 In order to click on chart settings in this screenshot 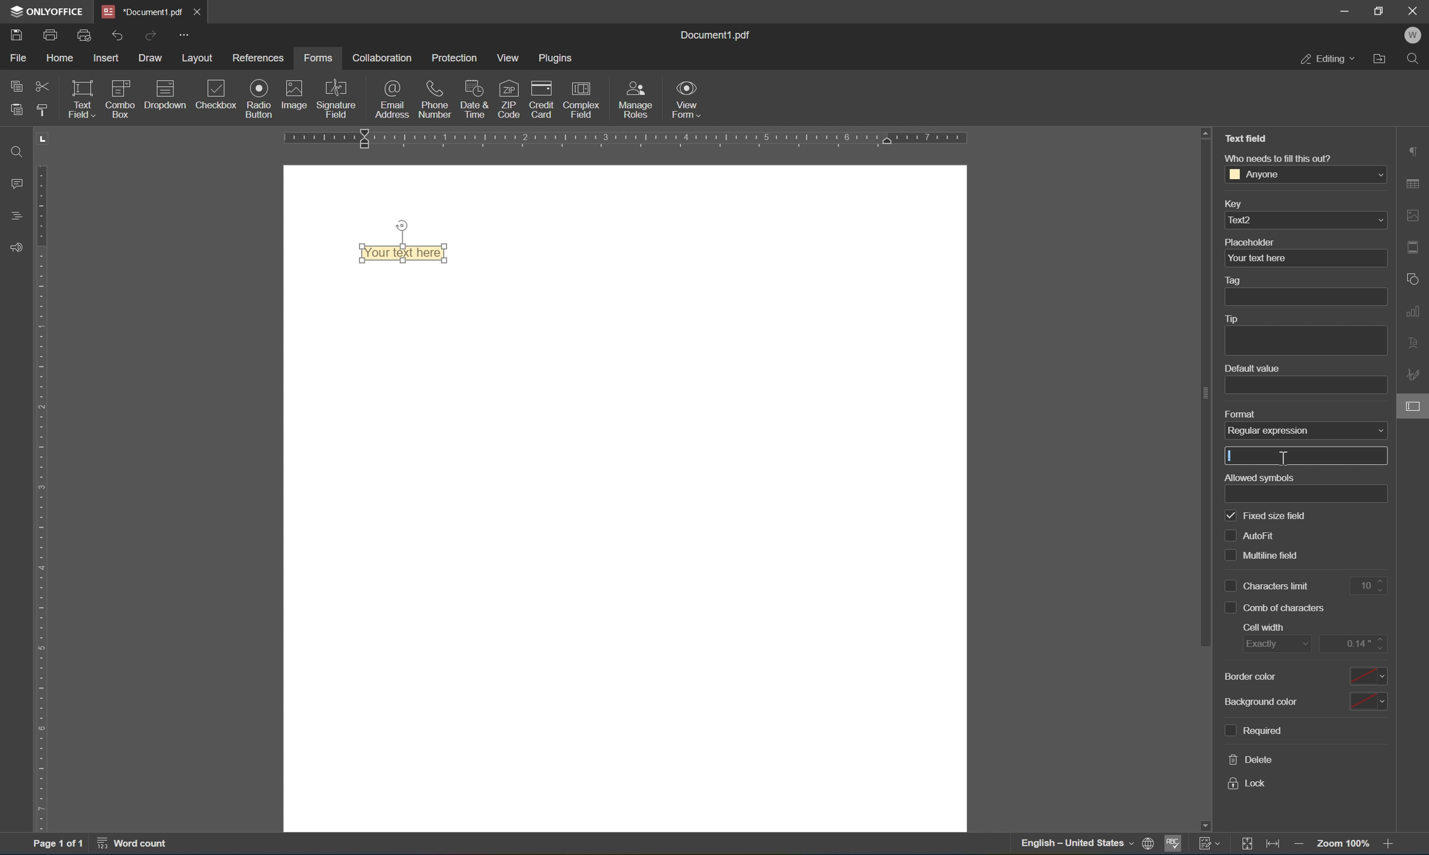, I will do `click(1414, 313)`.